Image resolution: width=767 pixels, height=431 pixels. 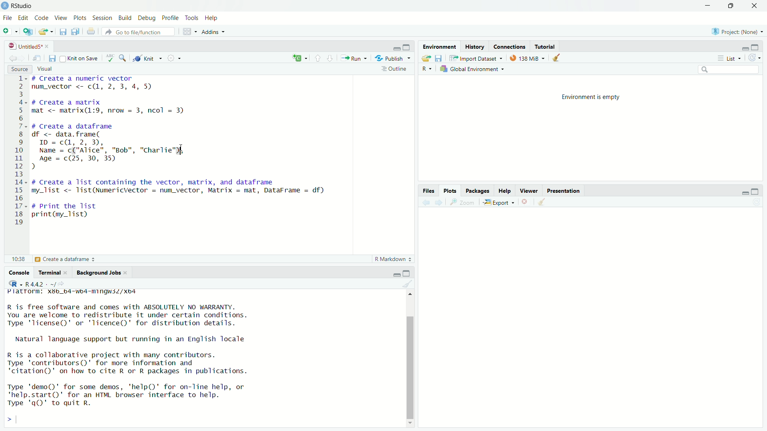 What do you see at coordinates (511, 46) in the screenshot?
I see `Connections` at bounding box center [511, 46].